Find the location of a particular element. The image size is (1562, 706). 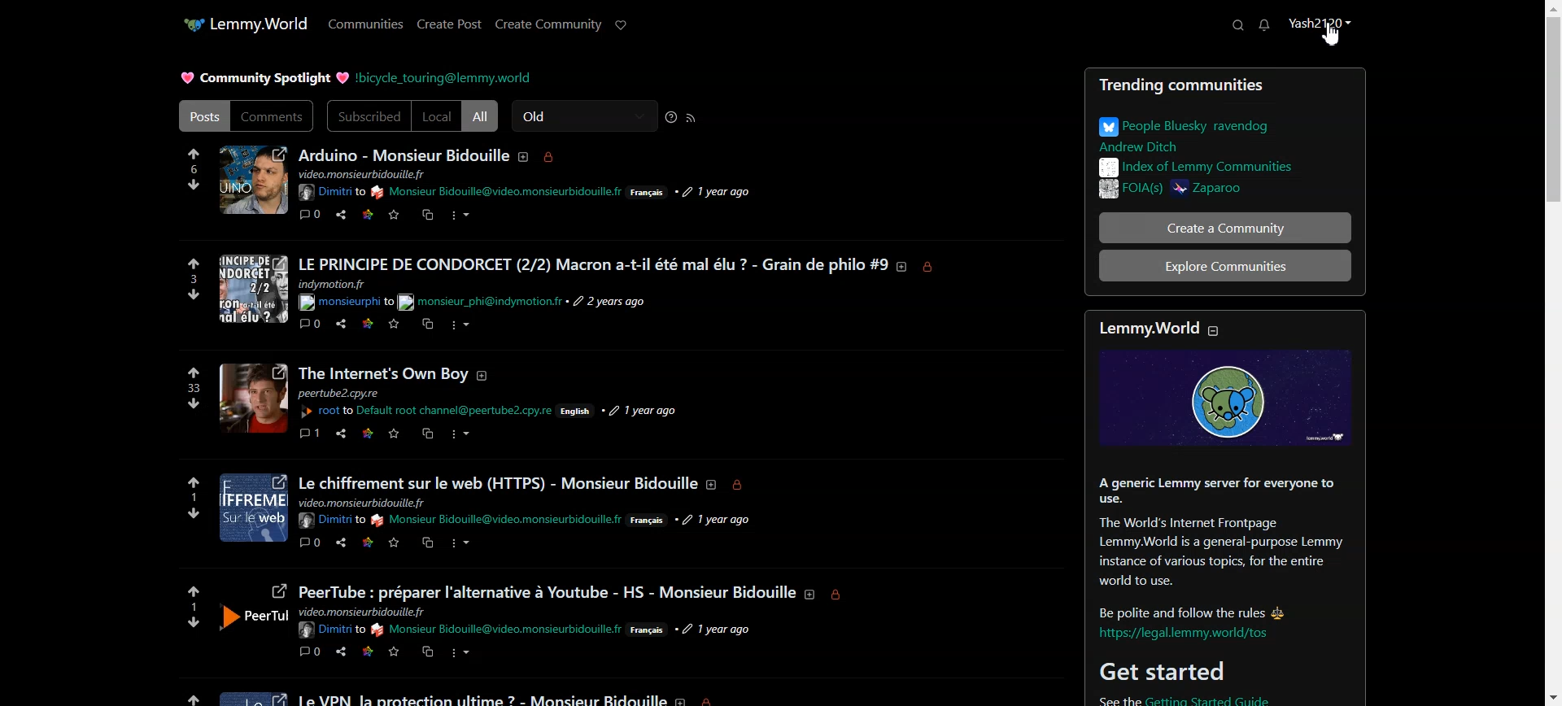

save is located at coordinates (395, 544).